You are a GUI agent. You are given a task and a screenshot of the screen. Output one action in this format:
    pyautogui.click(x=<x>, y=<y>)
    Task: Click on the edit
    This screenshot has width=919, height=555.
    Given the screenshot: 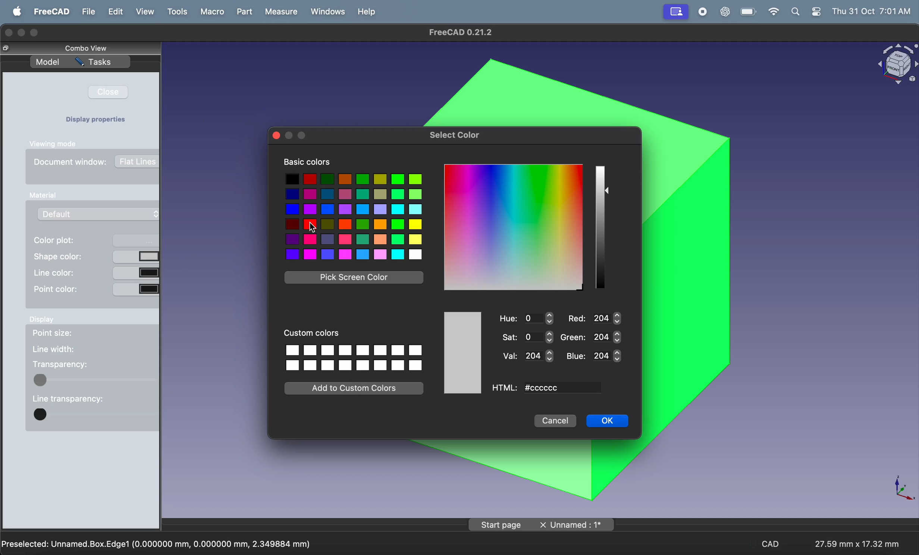 What is the action you would take?
    pyautogui.click(x=116, y=12)
    